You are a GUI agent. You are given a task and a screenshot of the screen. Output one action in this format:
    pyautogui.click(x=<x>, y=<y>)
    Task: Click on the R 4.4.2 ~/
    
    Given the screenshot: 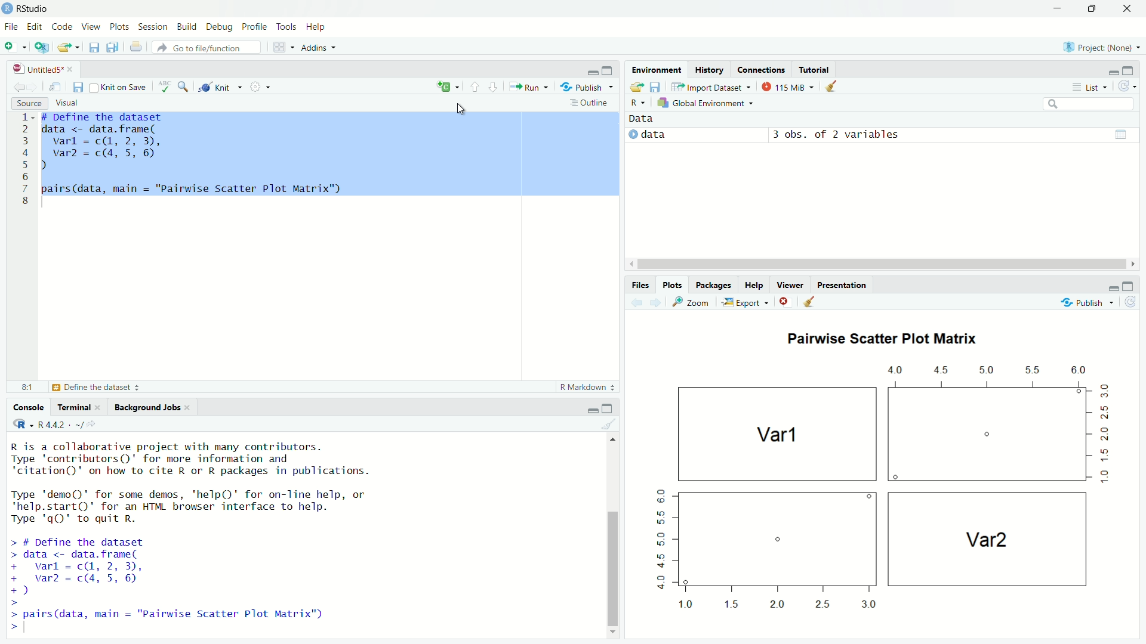 What is the action you would take?
    pyautogui.click(x=60, y=423)
    